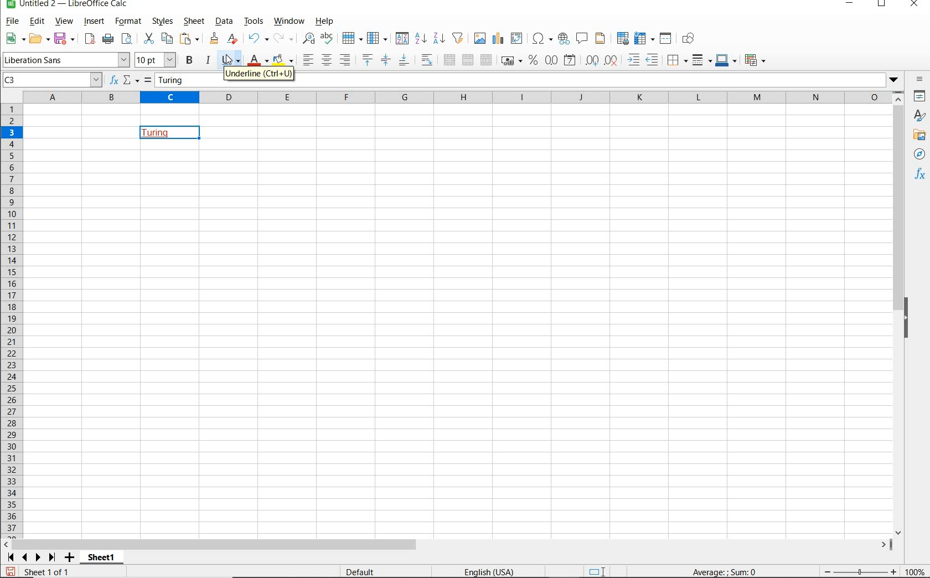 This screenshot has width=930, height=578. Describe the element at coordinates (190, 40) in the screenshot. I see `PASTE` at that location.